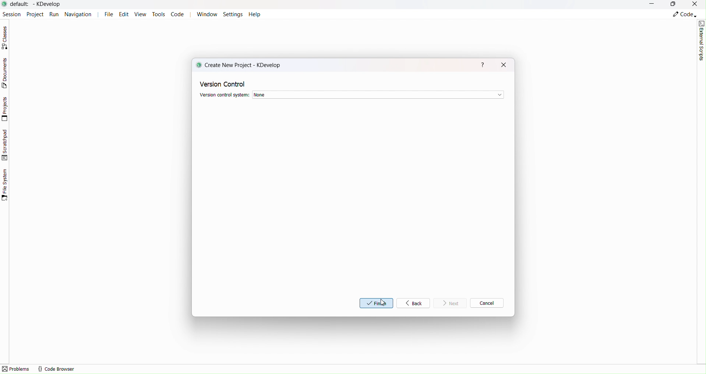 The height and width of the screenshot is (374, 706). I want to click on Finish, so click(376, 303).